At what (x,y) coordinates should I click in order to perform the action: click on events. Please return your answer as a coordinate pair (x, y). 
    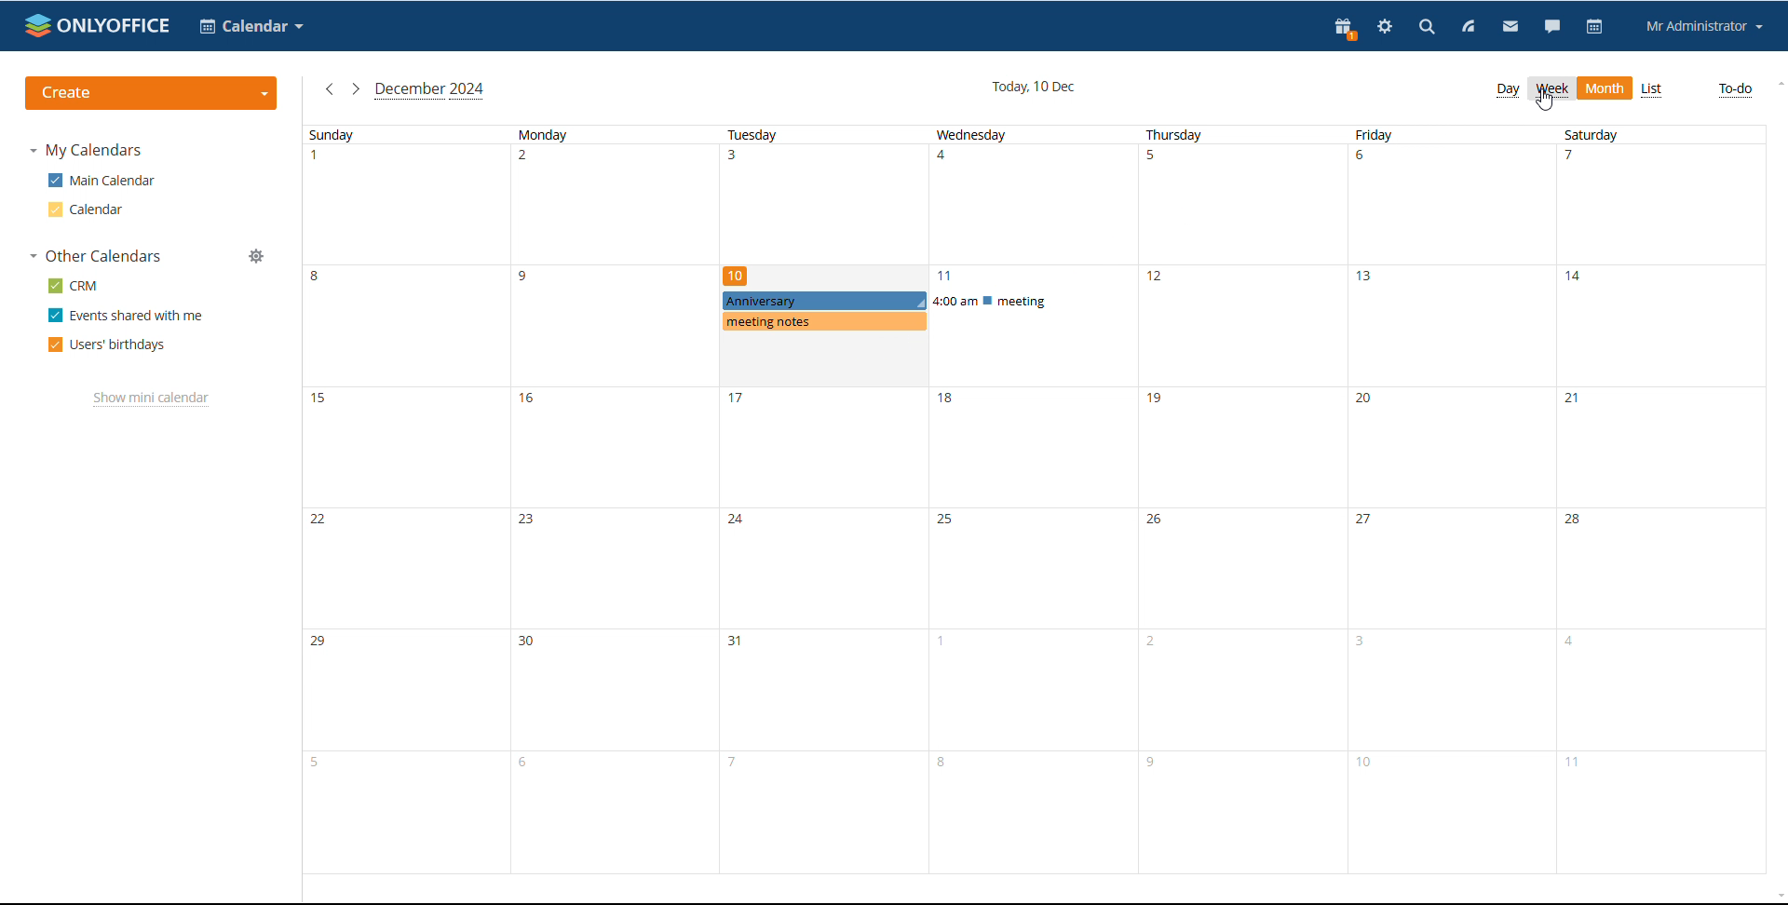
    Looking at the image, I should click on (930, 311).